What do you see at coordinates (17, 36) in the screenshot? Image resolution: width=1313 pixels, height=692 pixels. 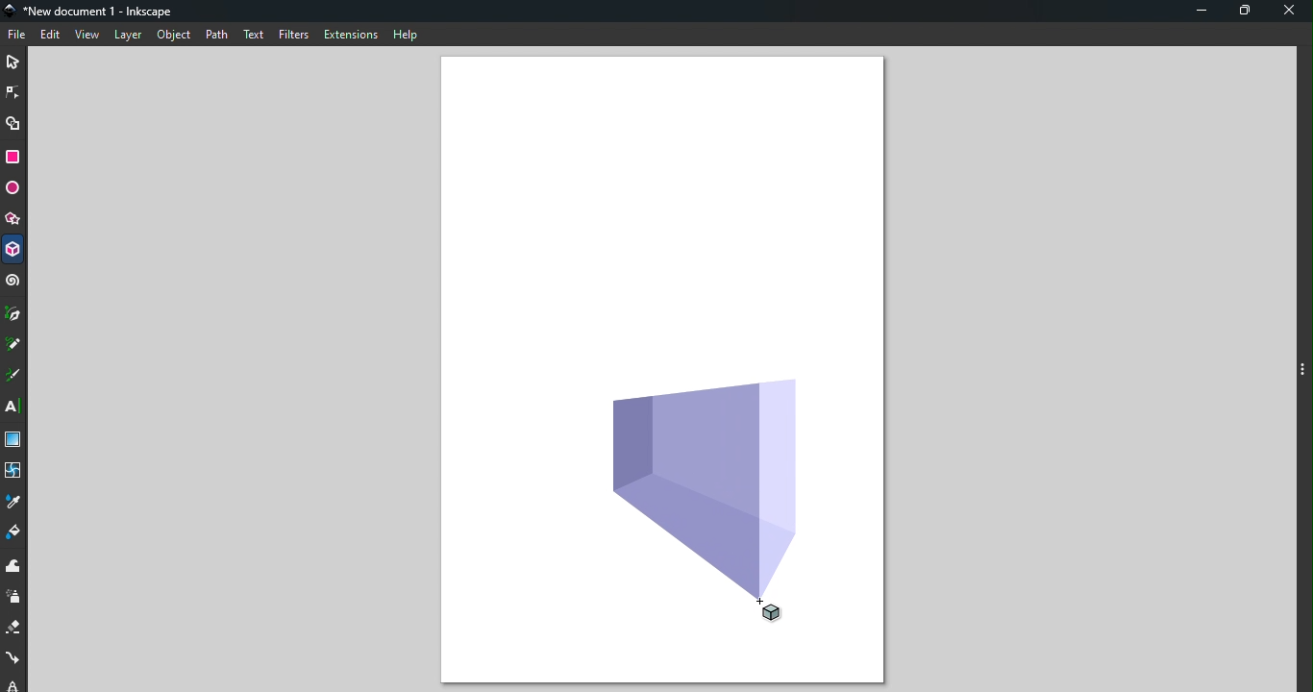 I see `File` at bounding box center [17, 36].